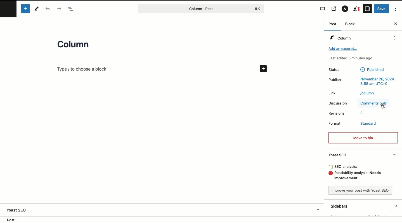  What do you see at coordinates (383, 106) in the screenshot?
I see `cursor` at bounding box center [383, 106].